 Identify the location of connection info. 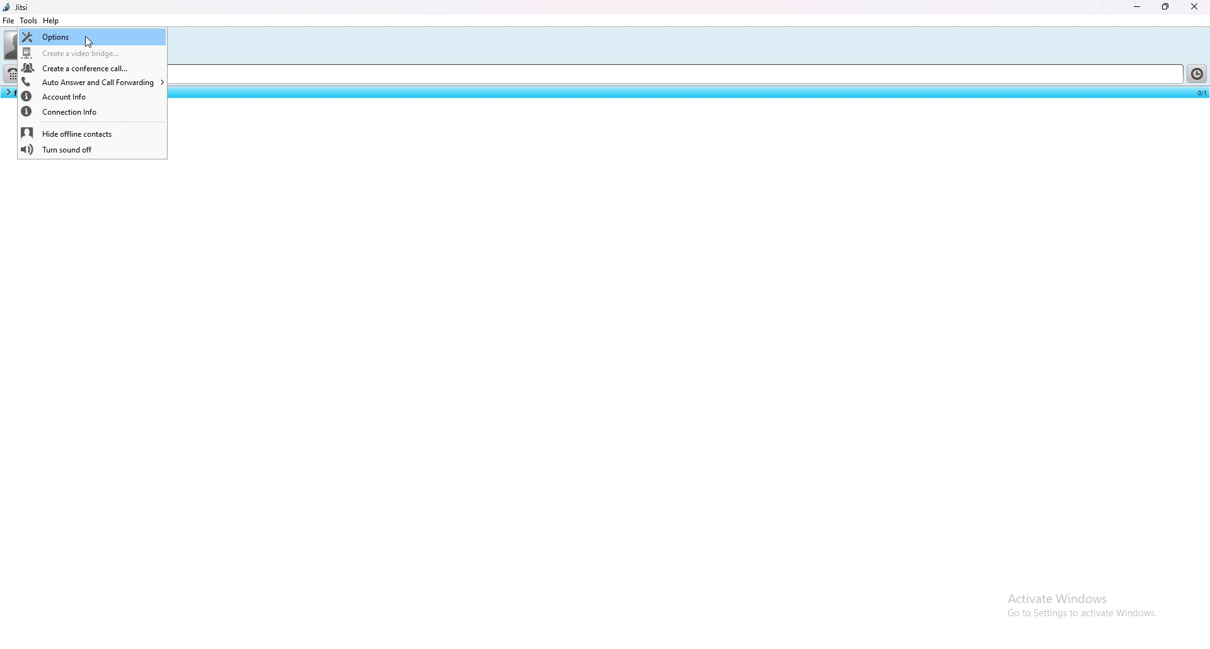
(92, 113).